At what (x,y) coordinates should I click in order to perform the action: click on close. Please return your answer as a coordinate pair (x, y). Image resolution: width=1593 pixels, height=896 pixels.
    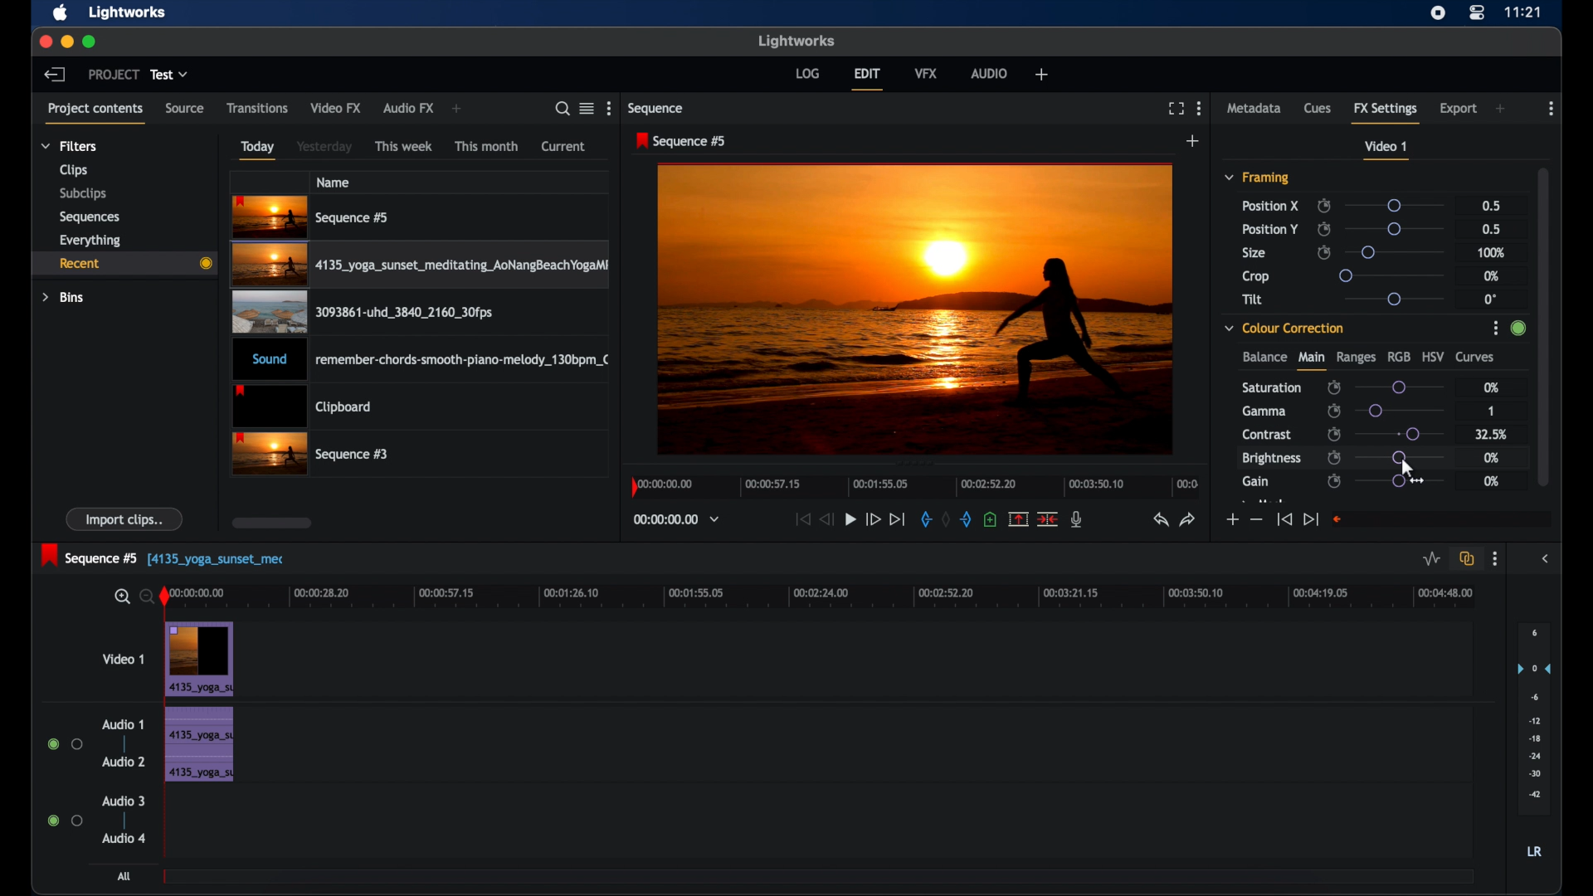
    Looking at the image, I should click on (44, 41).